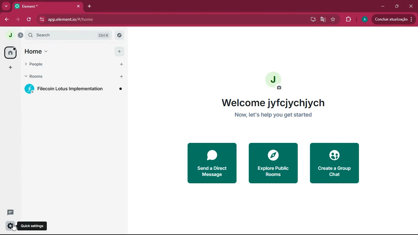 The height and width of the screenshot is (235, 418). I want to click on Concluir atualização, so click(393, 19).